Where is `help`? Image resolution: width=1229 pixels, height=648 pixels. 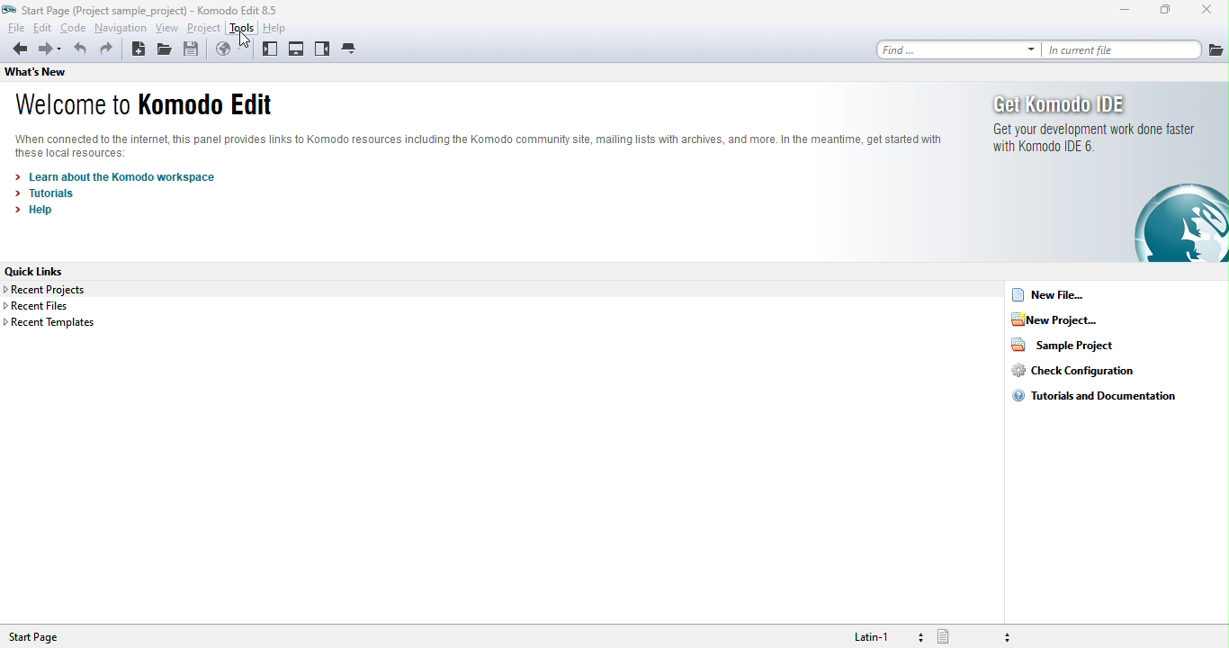
help is located at coordinates (284, 28).